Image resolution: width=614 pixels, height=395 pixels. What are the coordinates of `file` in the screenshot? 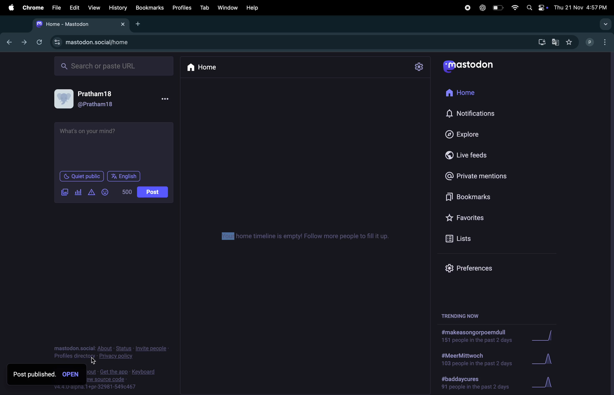 It's located at (55, 8).